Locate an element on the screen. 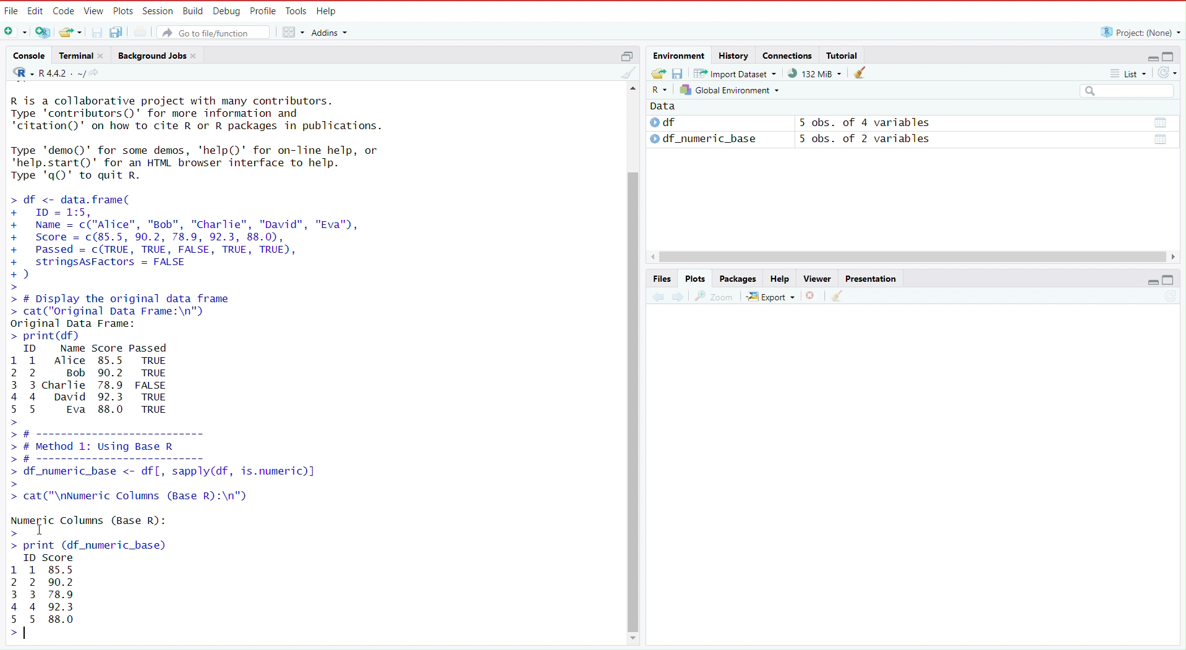 The image size is (1186, 650). Build is located at coordinates (192, 10).